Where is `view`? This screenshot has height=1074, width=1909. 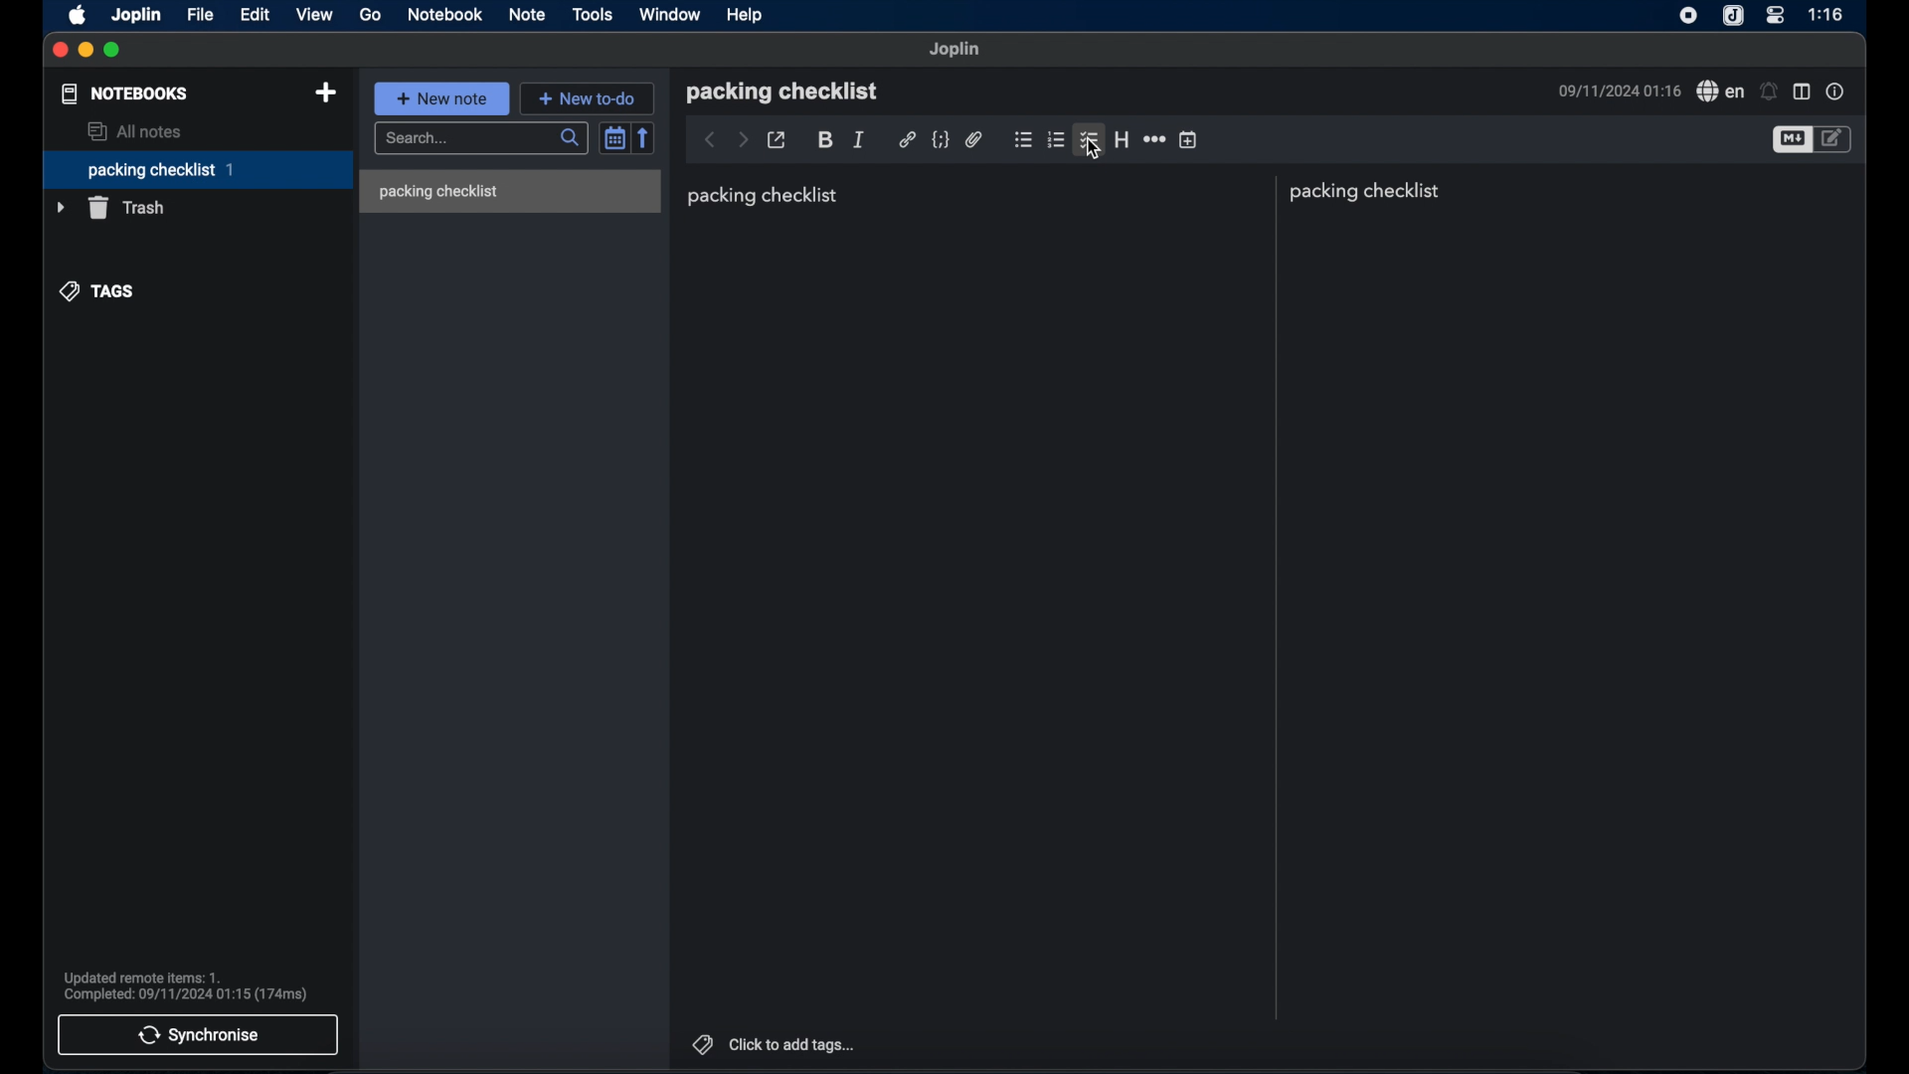 view is located at coordinates (315, 14).